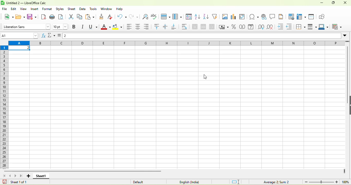 The image size is (351, 185). Describe the element at coordinates (348, 43) in the screenshot. I see `more rows` at that location.